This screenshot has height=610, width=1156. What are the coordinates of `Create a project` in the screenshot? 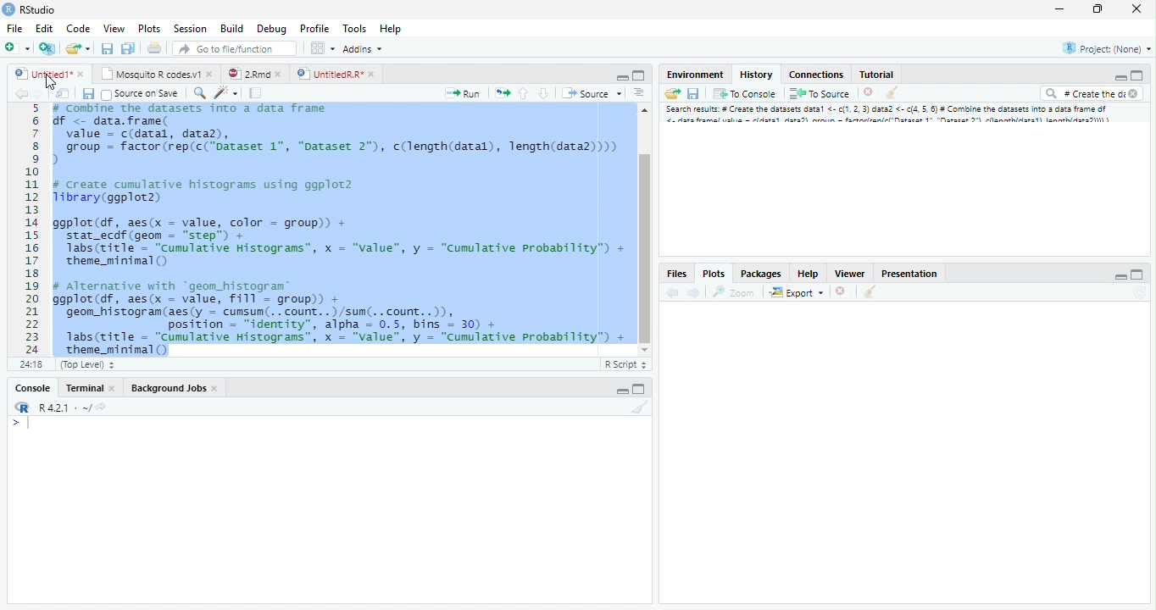 It's located at (47, 47).